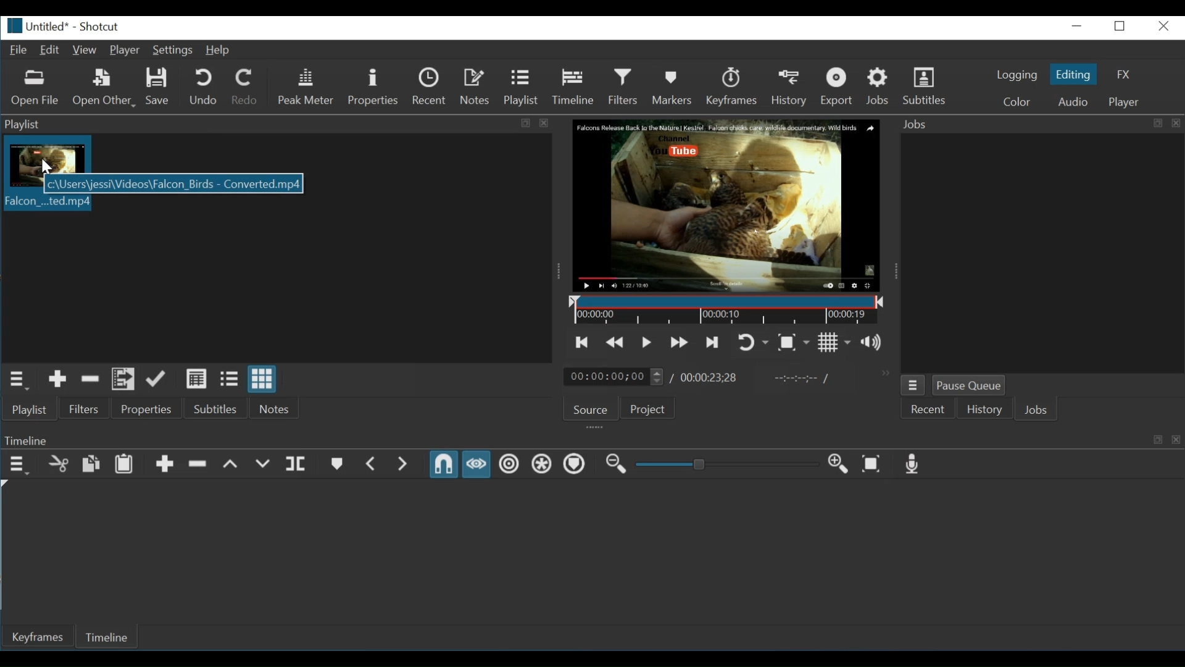 The image size is (1185, 667). I want to click on Playlist, so click(520, 86).